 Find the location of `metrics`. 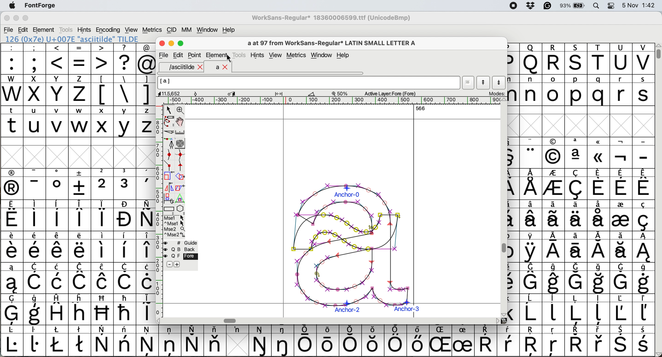

metrics is located at coordinates (152, 30).